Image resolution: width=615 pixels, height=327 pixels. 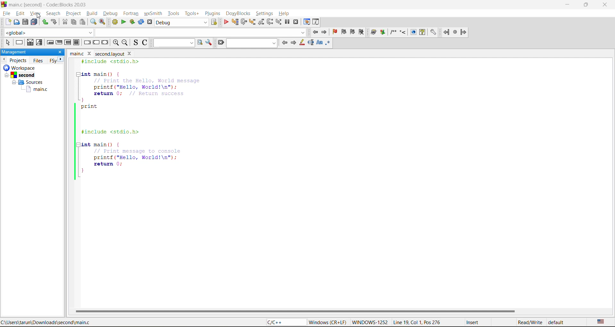 I want to click on exit condition loop, so click(x=59, y=42).